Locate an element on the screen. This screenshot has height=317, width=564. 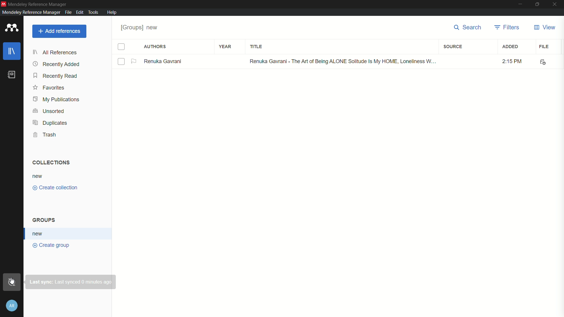
Flag is located at coordinates (134, 61).